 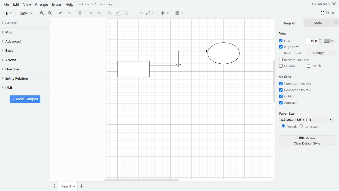 What do you see at coordinates (98, 5) in the screenshot?
I see `Saving information "Last change 1 minute ago"` at bounding box center [98, 5].